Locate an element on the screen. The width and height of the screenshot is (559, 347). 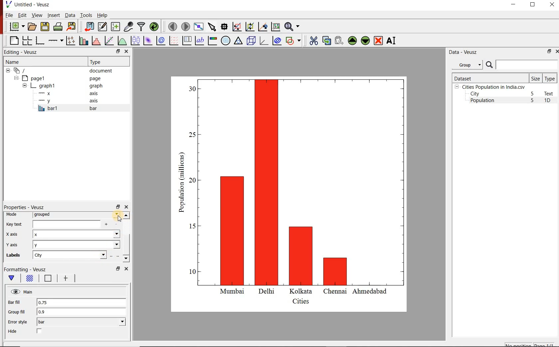
plot a 2d dataset as contours is located at coordinates (160, 40).